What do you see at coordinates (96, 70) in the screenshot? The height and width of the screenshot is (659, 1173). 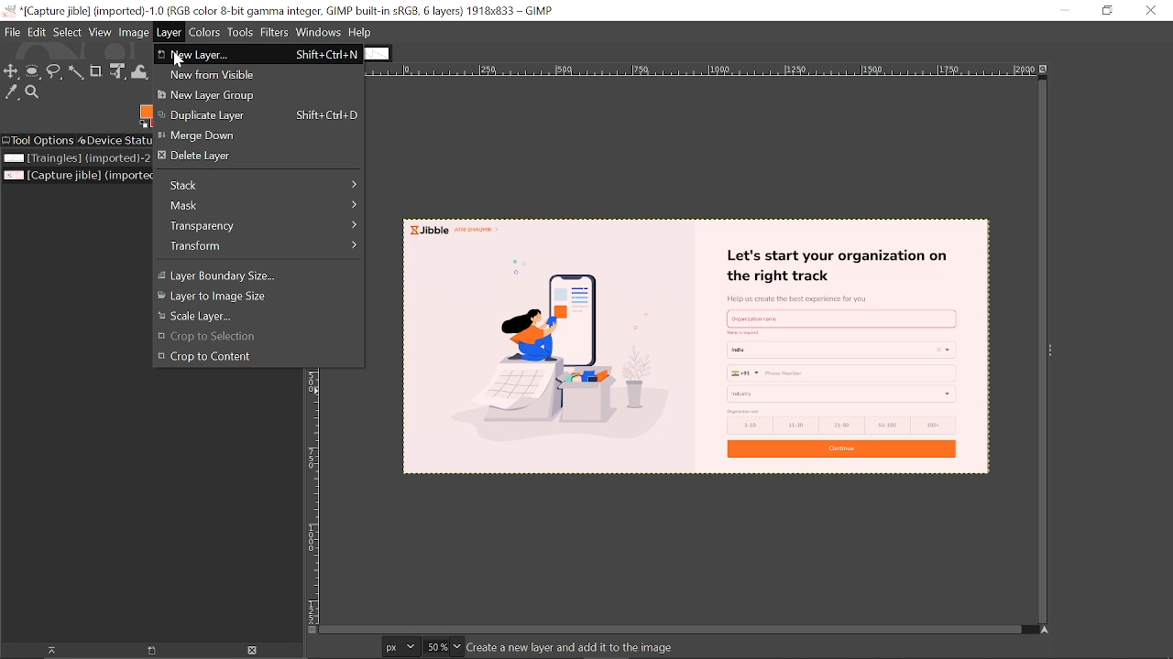 I see `Crop text` at bounding box center [96, 70].